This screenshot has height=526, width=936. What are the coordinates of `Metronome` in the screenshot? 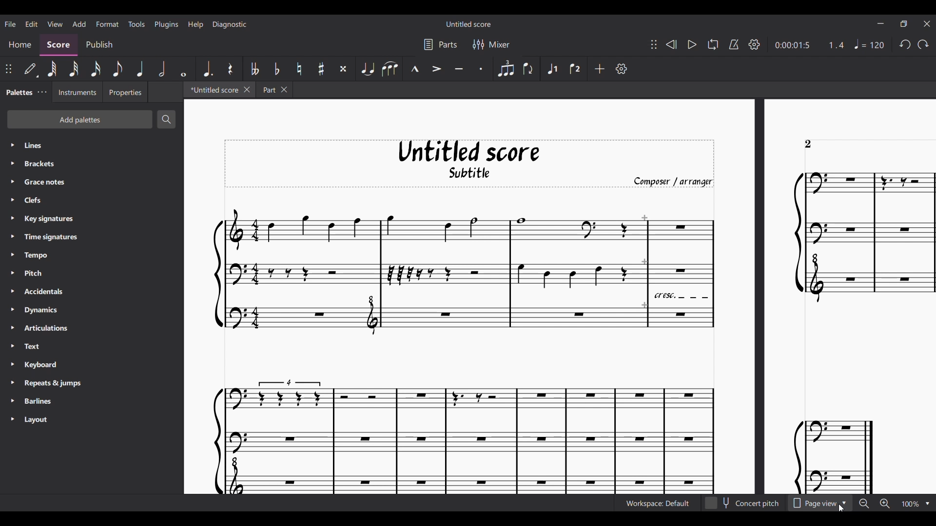 It's located at (734, 44).